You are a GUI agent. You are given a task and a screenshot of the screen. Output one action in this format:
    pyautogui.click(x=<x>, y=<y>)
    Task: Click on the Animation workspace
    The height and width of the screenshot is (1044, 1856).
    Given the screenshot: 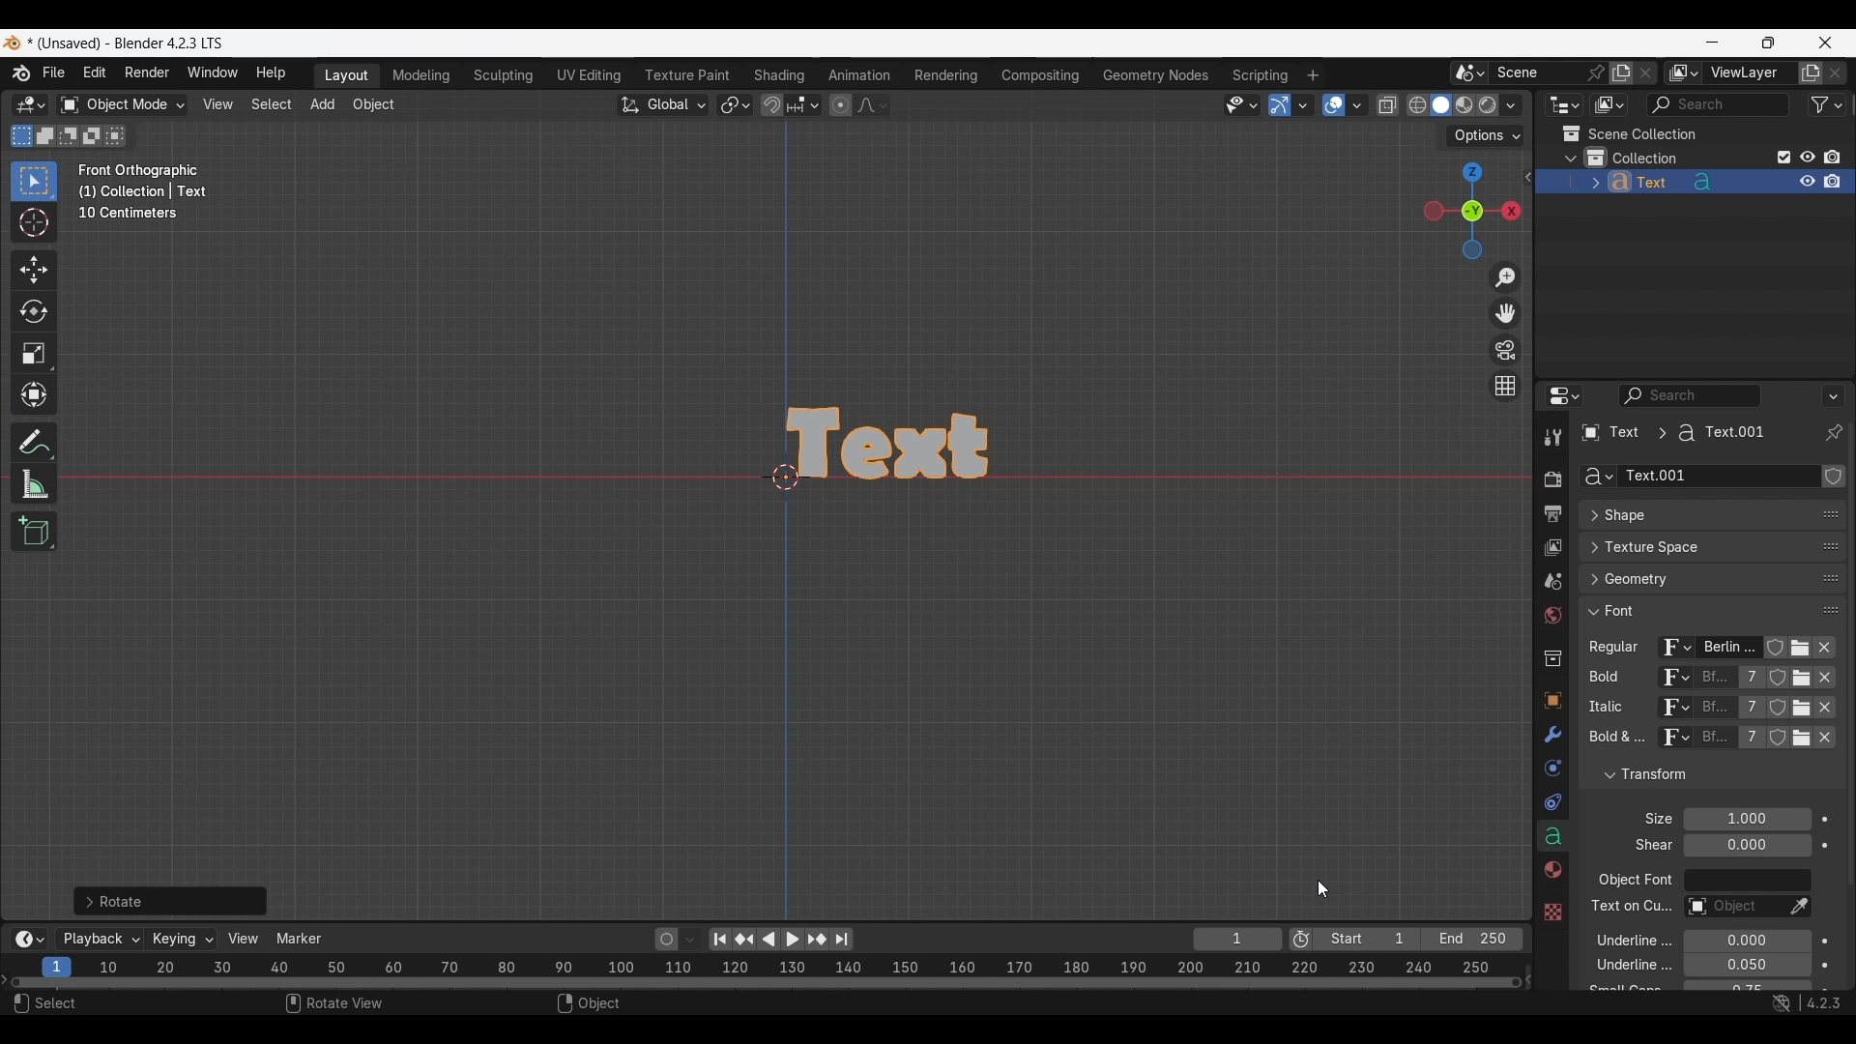 What is the action you would take?
    pyautogui.click(x=859, y=76)
    